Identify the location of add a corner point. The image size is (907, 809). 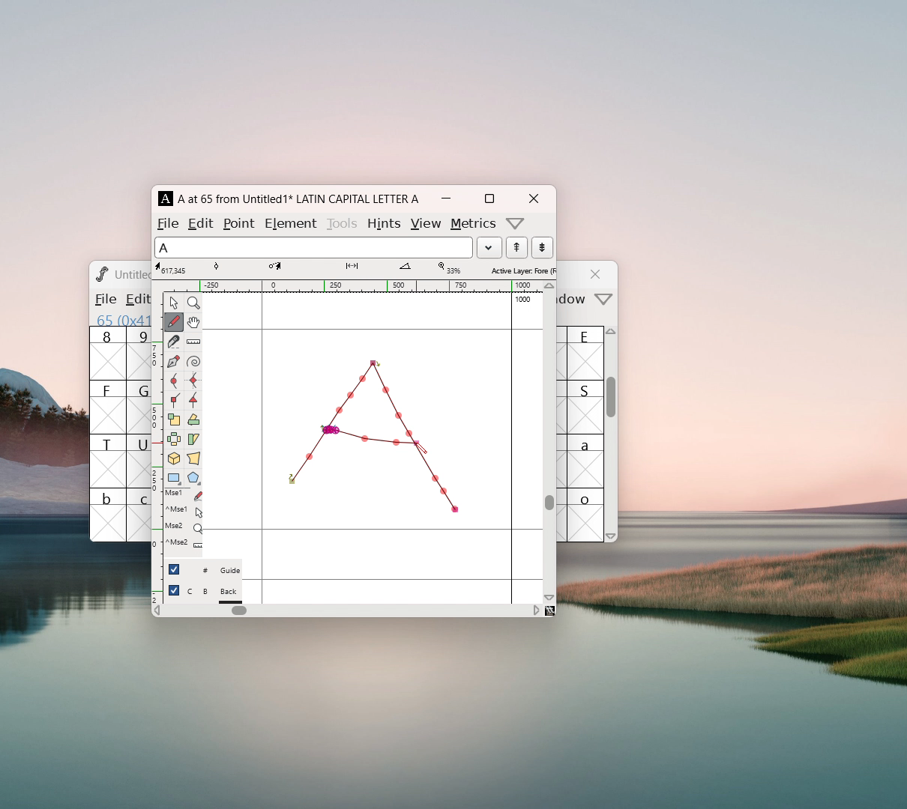
(173, 399).